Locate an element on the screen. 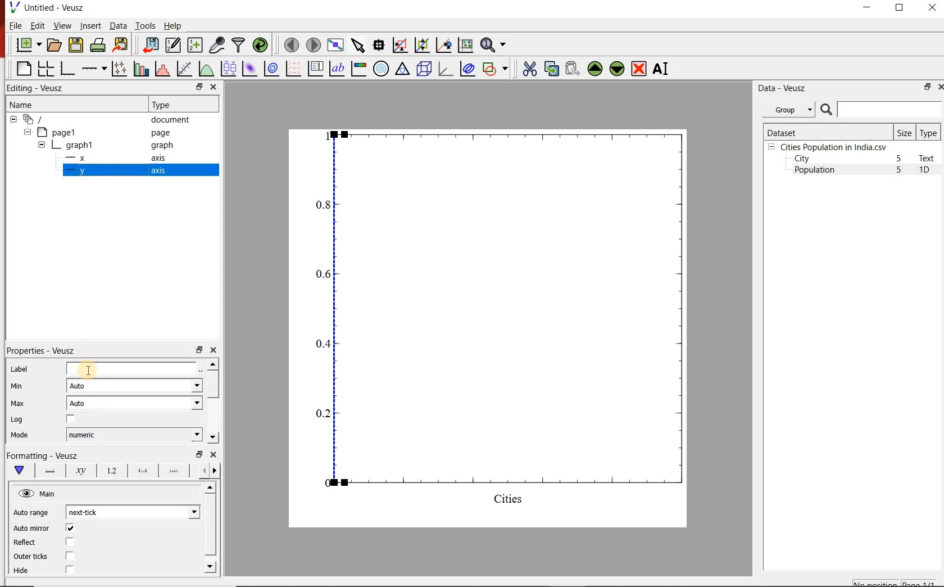 Image resolution: width=944 pixels, height=587 pixels. read data points on the graph is located at coordinates (378, 44).